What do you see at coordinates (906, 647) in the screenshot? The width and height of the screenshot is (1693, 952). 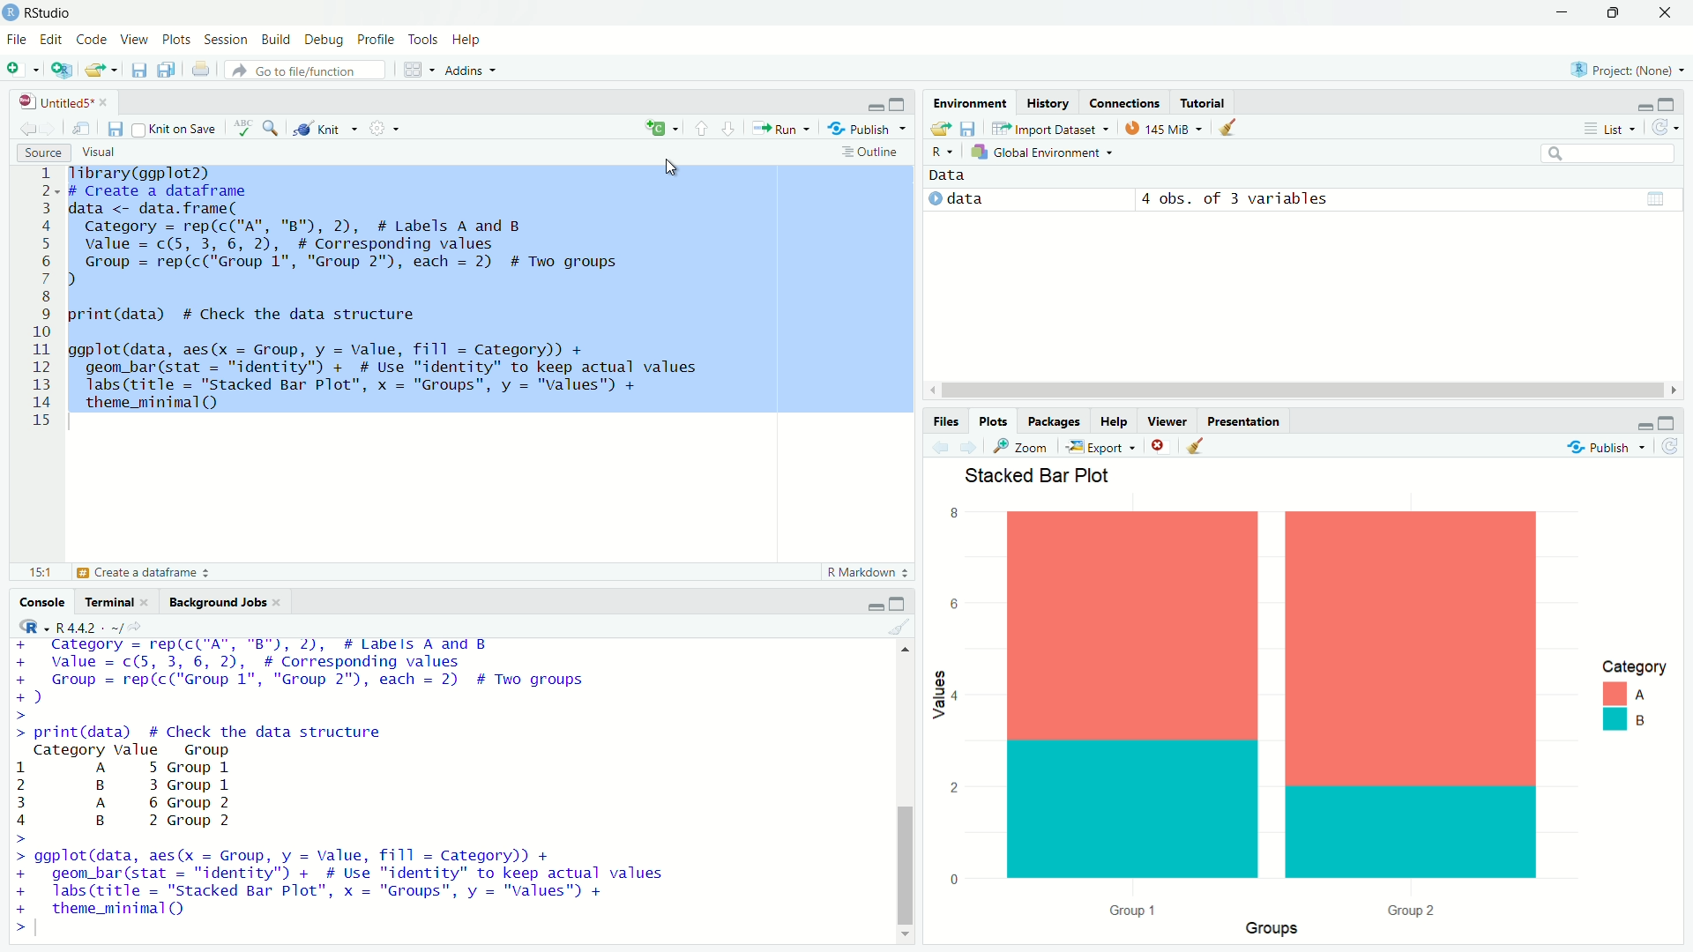 I see `Up` at bounding box center [906, 647].